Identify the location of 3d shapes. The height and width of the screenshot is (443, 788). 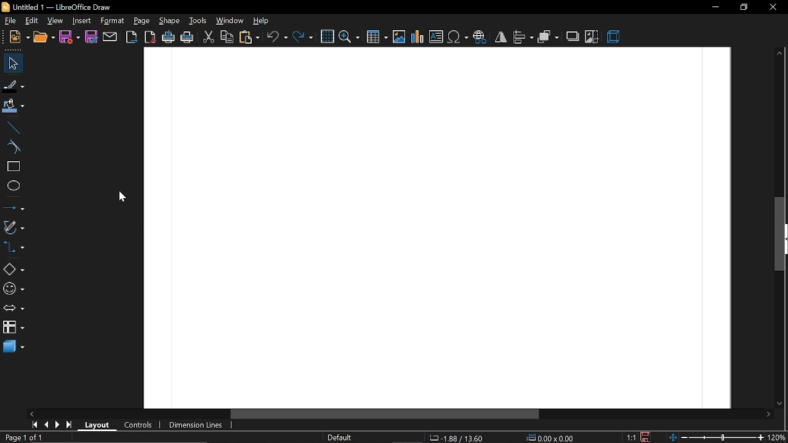
(12, 347).